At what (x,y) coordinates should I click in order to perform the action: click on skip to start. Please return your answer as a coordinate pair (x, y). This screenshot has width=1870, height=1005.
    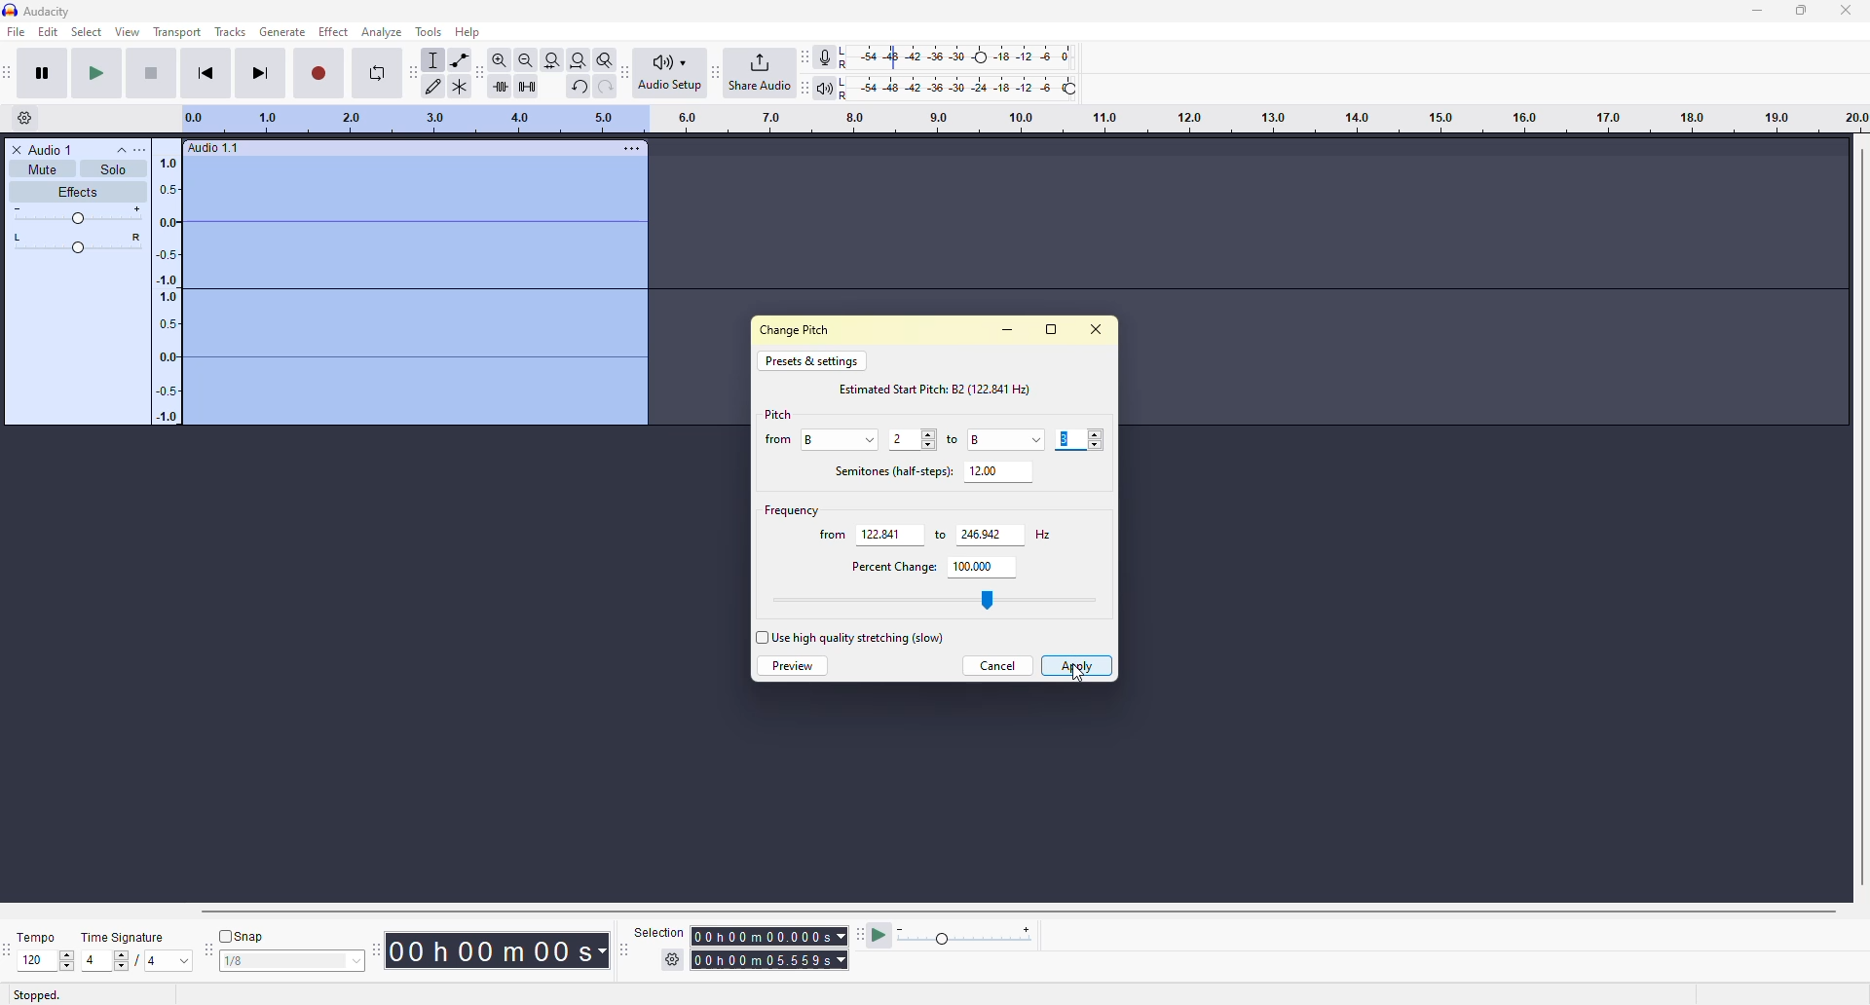
    Looking at the image, I should click on (206, 72).